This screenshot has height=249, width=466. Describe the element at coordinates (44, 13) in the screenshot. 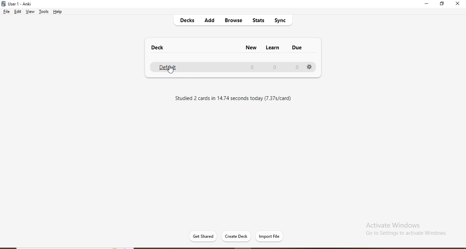

I see `tools` at that location.